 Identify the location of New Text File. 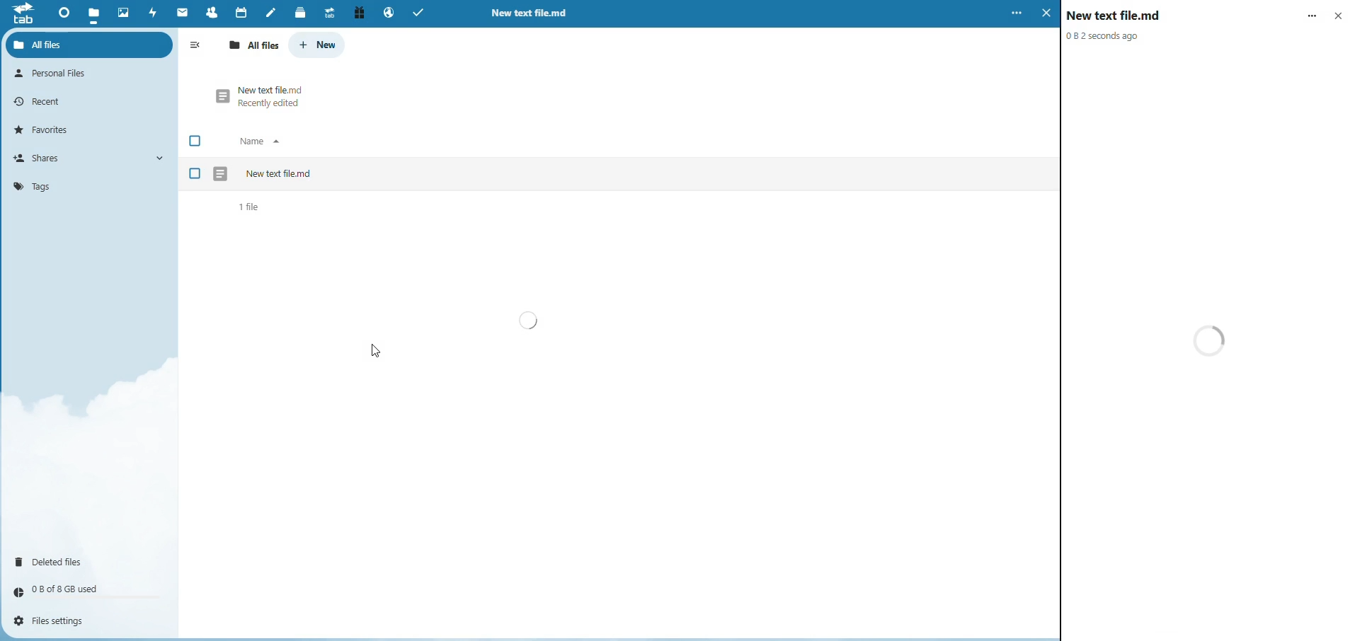
(272, 88).